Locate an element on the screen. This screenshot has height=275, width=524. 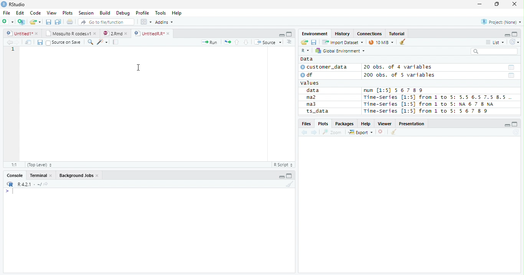
Data is located at coordinates (306, 59).